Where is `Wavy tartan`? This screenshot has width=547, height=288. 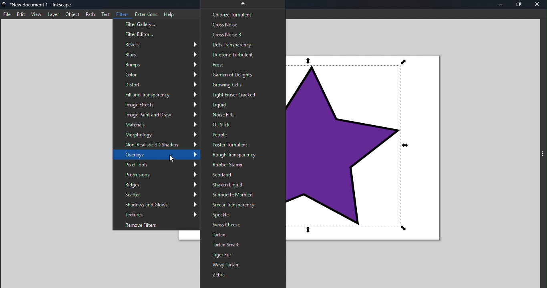
Wavy tartan is located at coordinates (243, 266).